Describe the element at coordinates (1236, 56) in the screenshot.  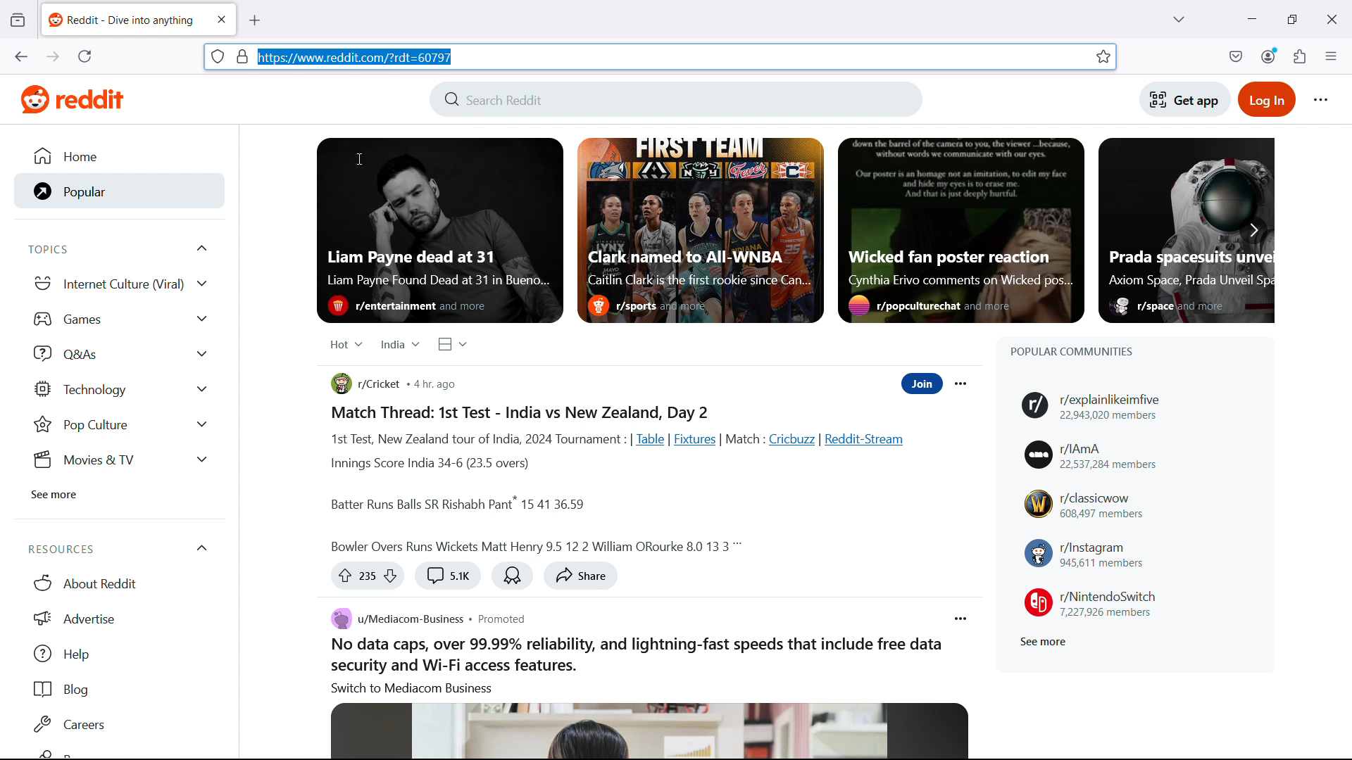
I see `save to pocket` at that location.